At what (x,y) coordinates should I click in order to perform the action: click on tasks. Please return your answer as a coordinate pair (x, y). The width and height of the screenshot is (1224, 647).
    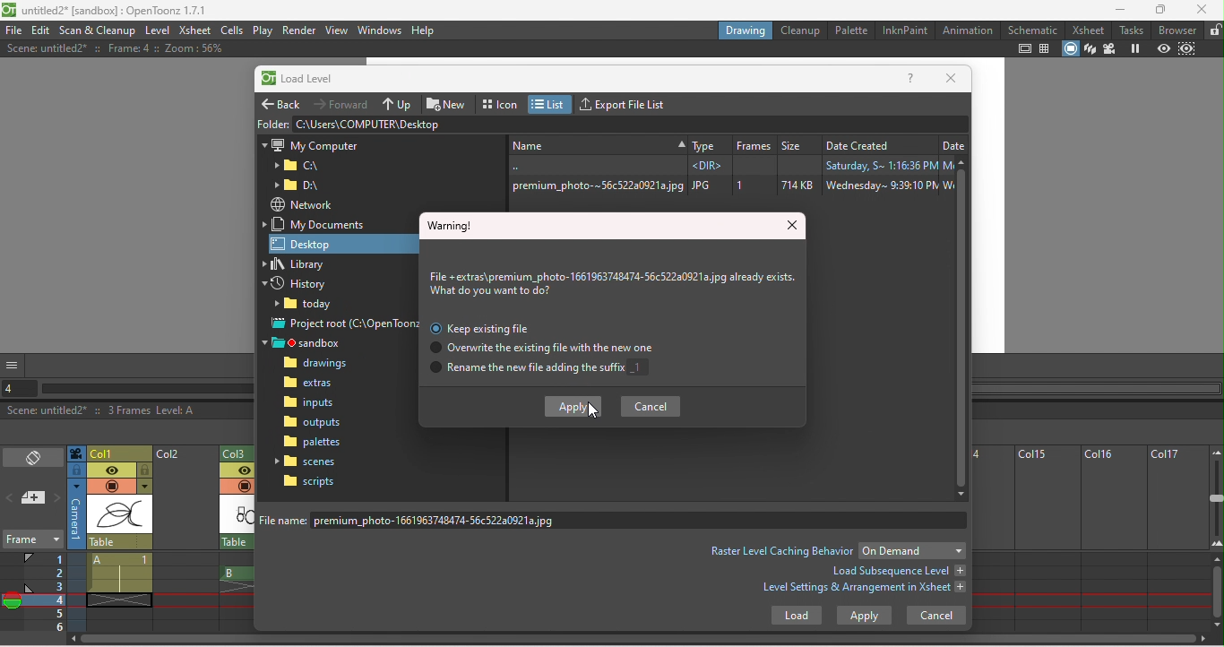
    Looking at the image, I should click on (1133, 30).